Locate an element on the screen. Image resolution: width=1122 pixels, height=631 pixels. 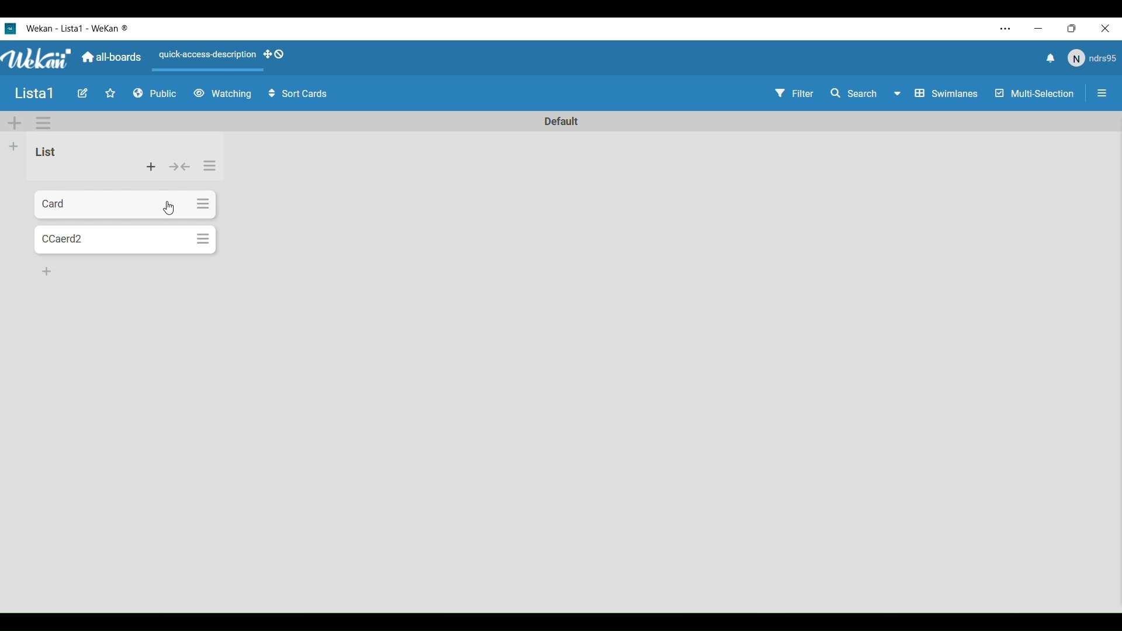
Name is located at coordinates (34, 94).